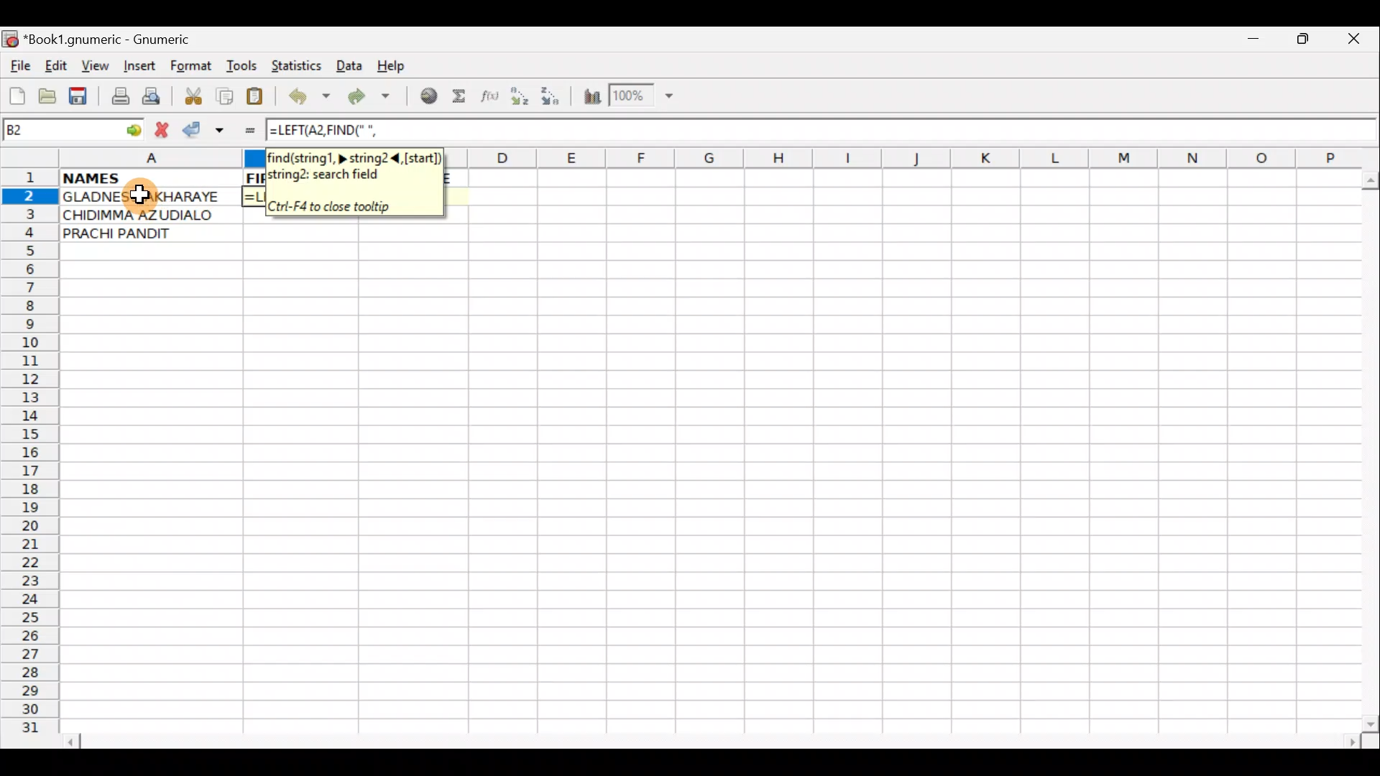 The image size is (1380, 776). I want to click on Cut selection, so click(193, 94).